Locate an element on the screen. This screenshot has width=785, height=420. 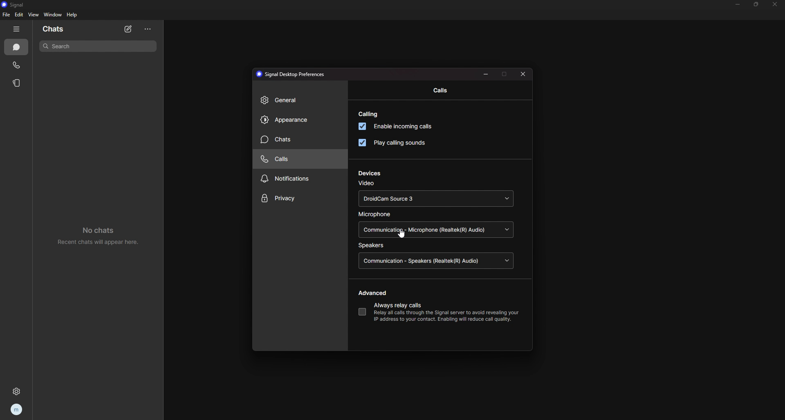
edit is located at coordinates (20, 15).